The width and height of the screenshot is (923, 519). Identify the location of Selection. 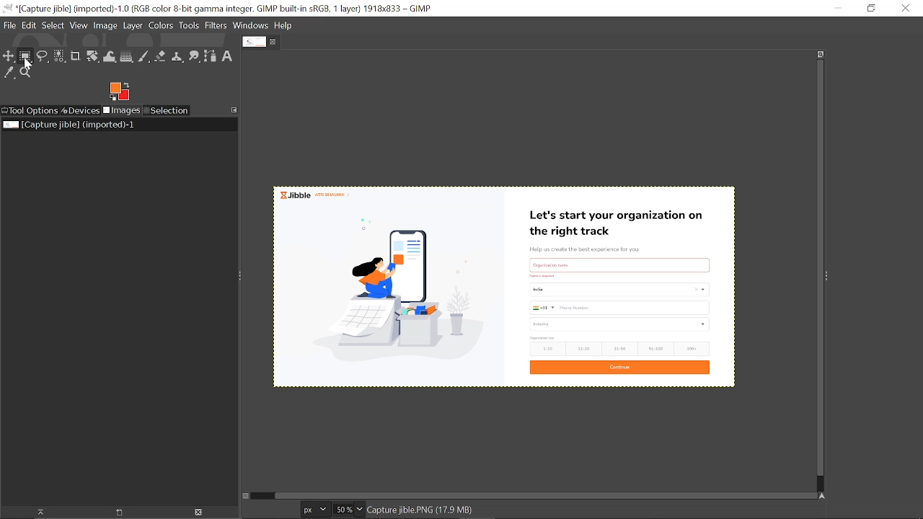
(166, 111).